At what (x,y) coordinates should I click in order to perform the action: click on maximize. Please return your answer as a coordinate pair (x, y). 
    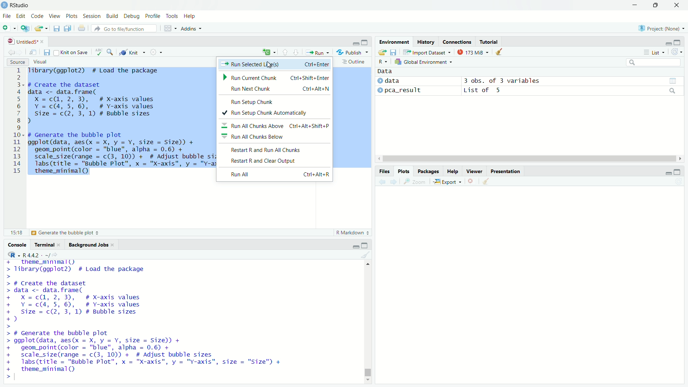
    Looking at the image, I should click on (678, 172).